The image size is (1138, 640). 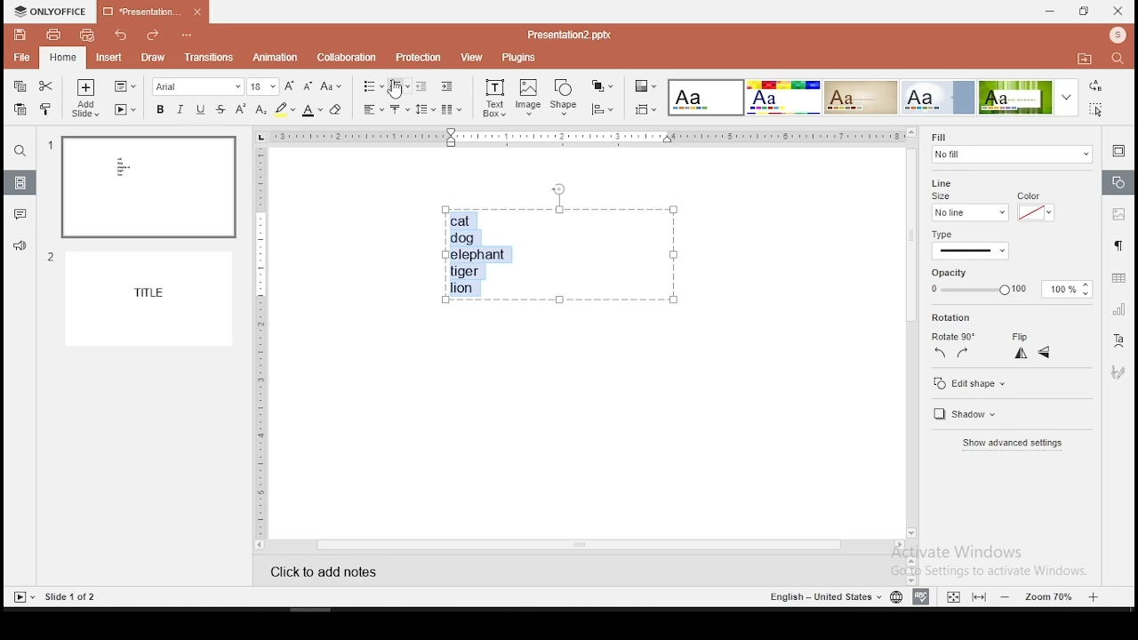 I want to click on change case, so click(x=332, y=86).